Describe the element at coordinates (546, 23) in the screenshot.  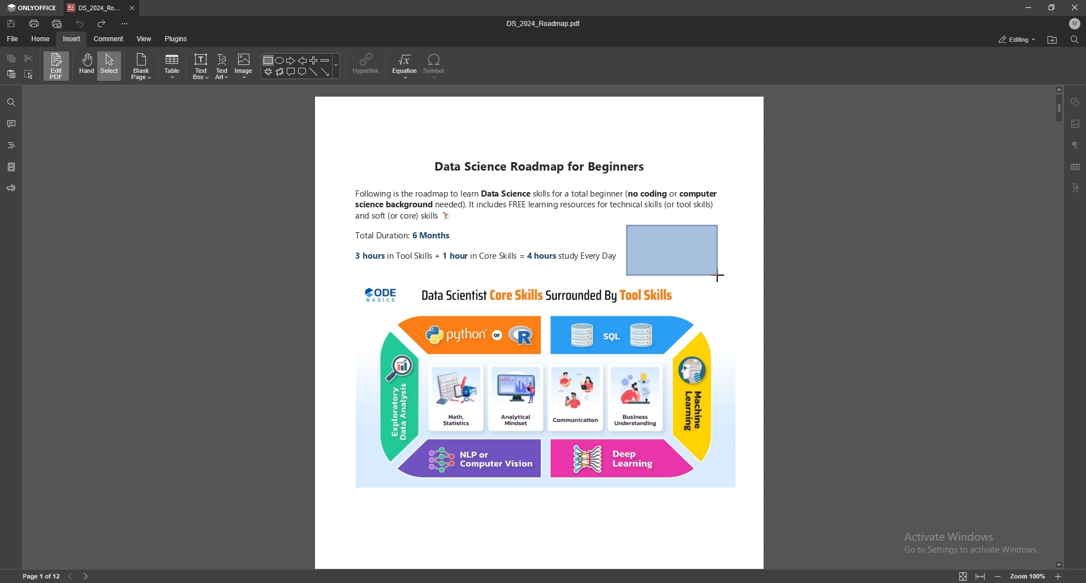
I see `file name` at that location.